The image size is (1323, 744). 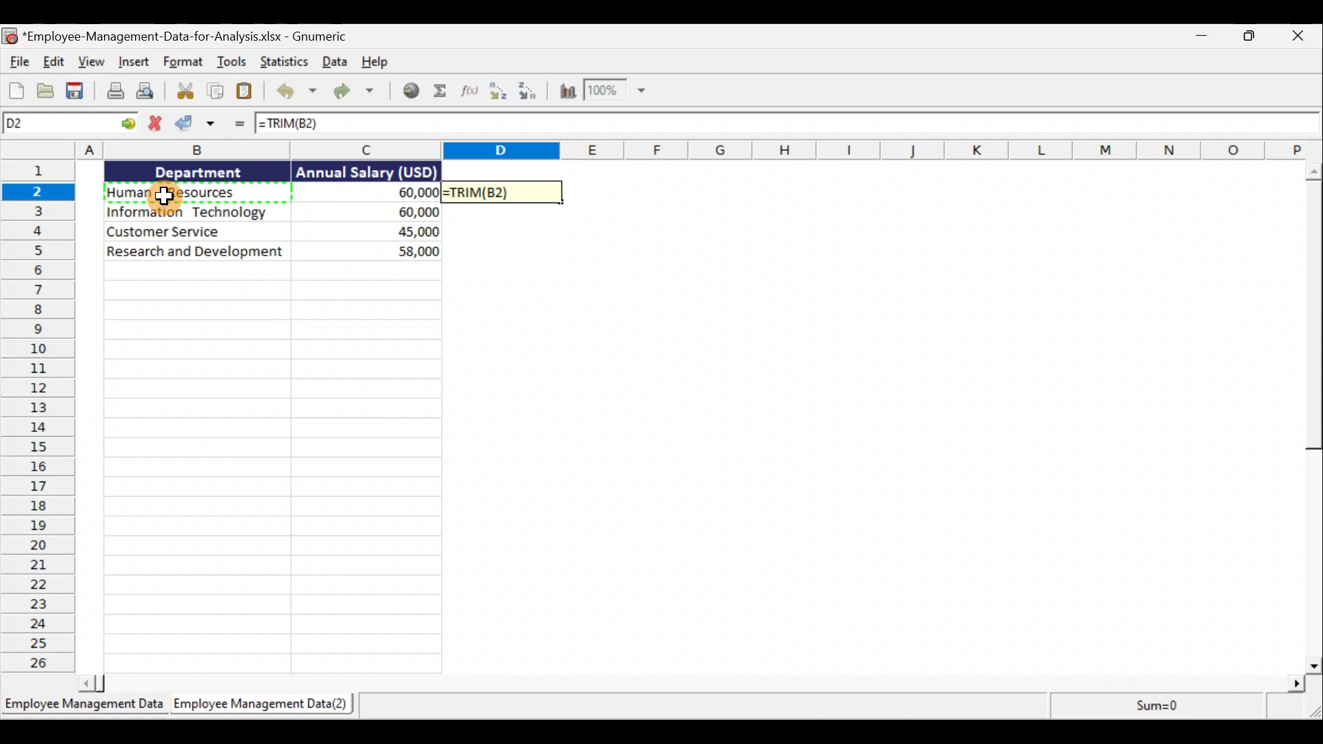 What do you see at coordinates (52, 60) in the screenshot?
I see `Edit` at bounding box center [52, 60].